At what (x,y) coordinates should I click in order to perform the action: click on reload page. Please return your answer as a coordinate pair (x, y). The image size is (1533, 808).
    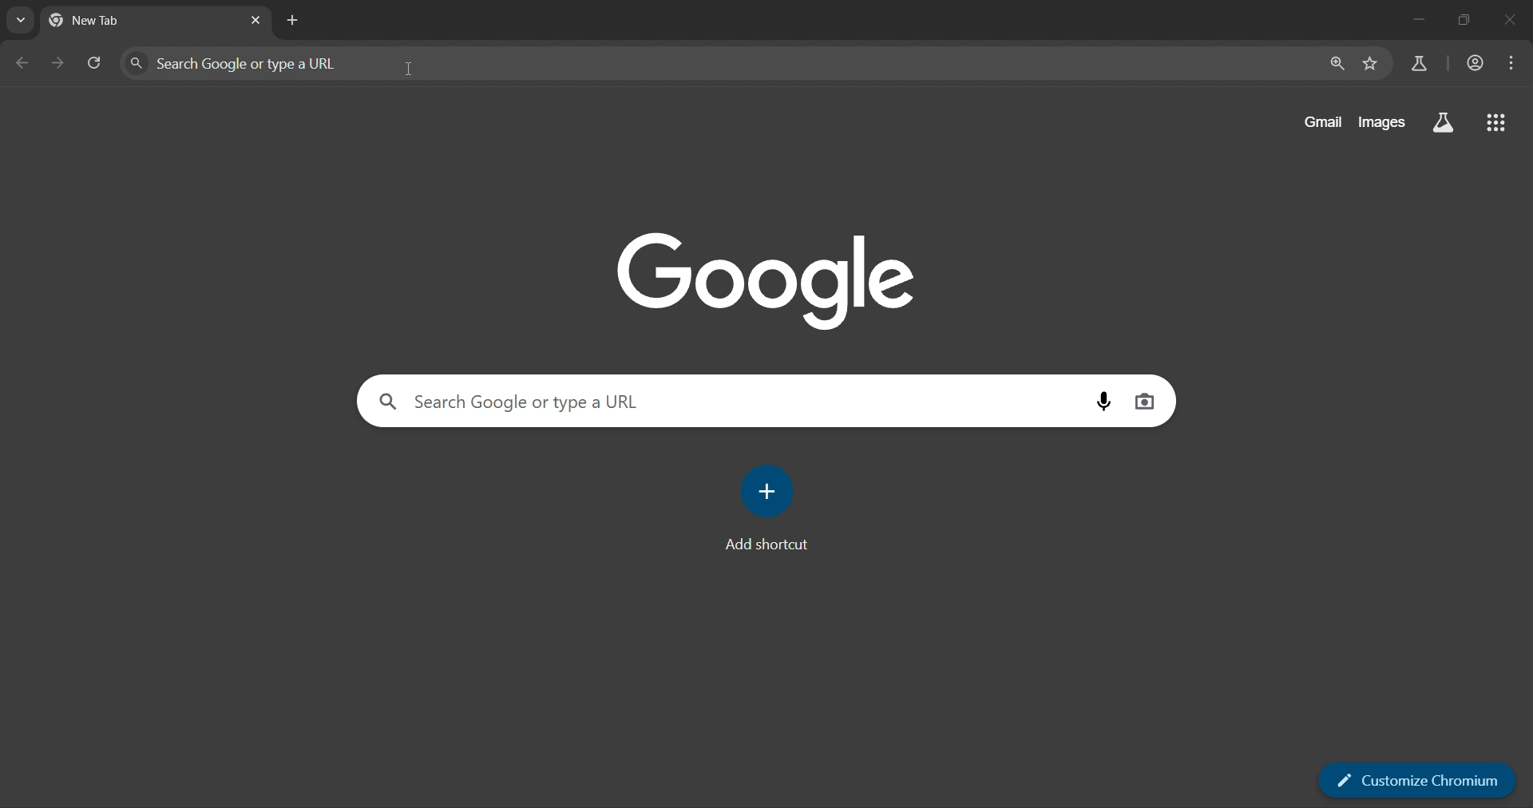
    Looking at the image, I should click on (92, 63).